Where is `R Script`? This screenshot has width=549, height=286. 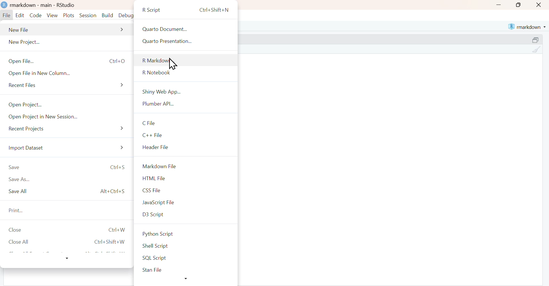 R Script is located at coordinates (187, 9).